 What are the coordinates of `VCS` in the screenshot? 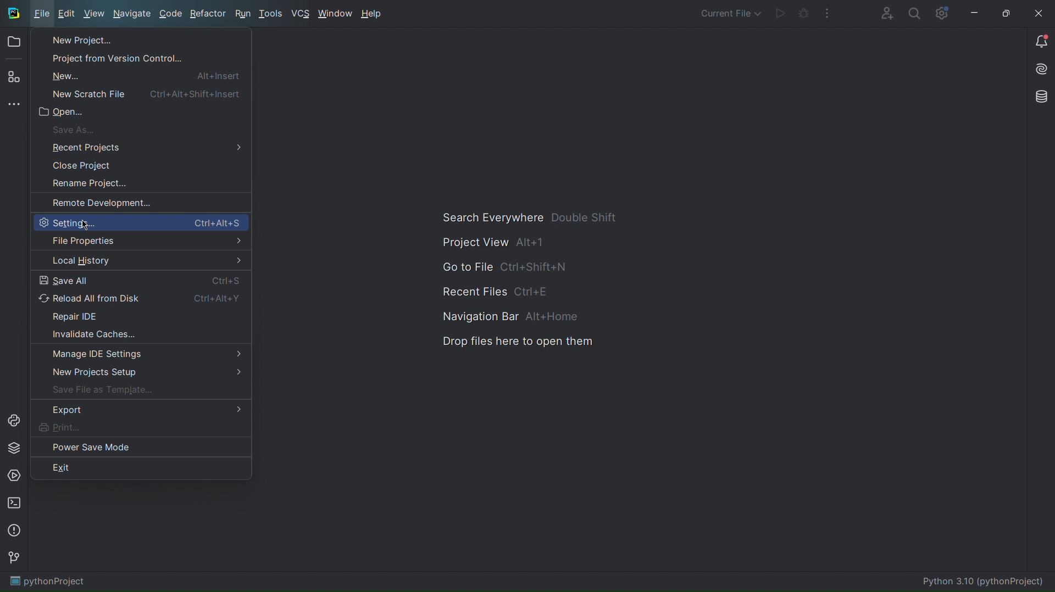 It's located at (300, 14).